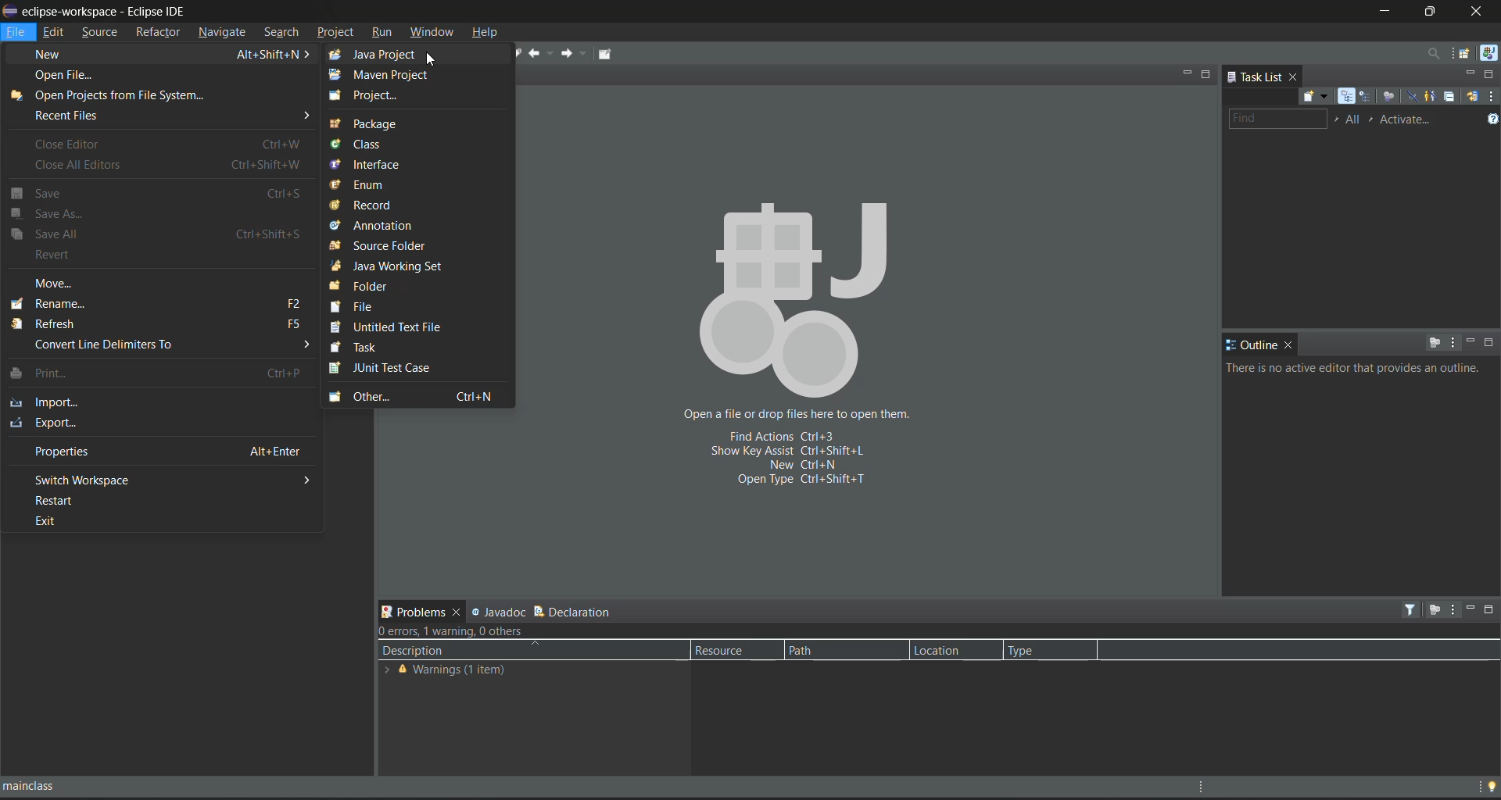  What do you see at coordinates (1492, 97) in the screenshot?
I see `view menu` at bounding box center [1492, 97].